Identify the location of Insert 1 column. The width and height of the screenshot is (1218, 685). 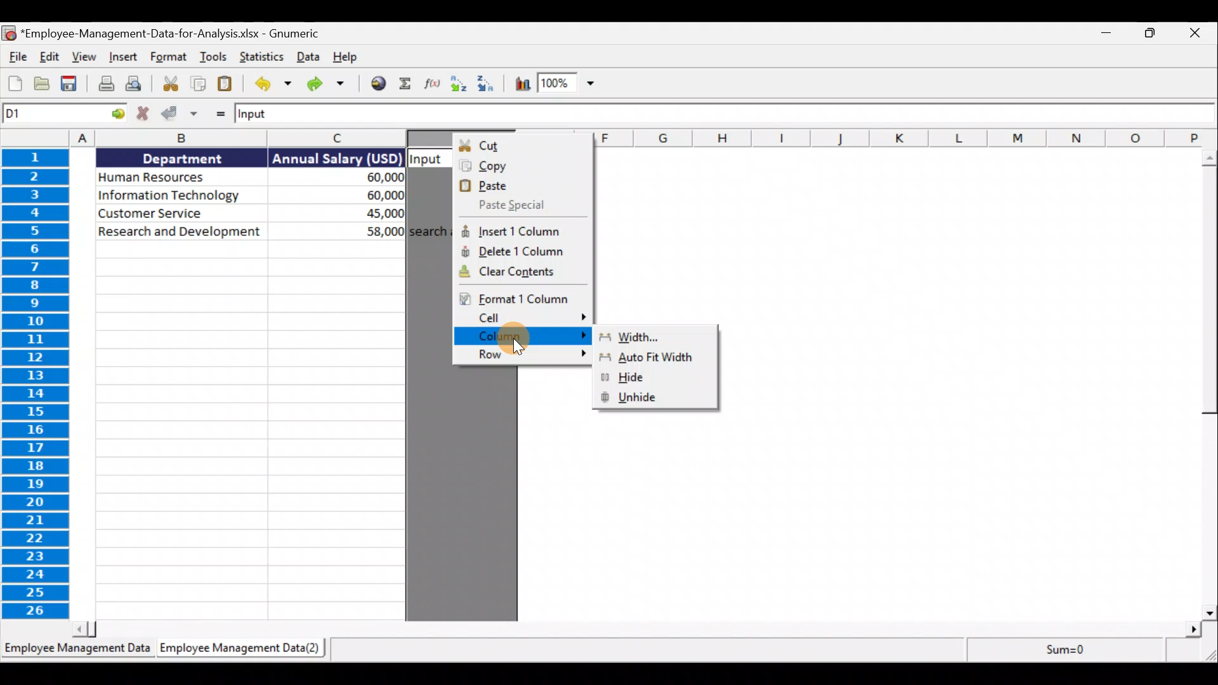
(520, 230).